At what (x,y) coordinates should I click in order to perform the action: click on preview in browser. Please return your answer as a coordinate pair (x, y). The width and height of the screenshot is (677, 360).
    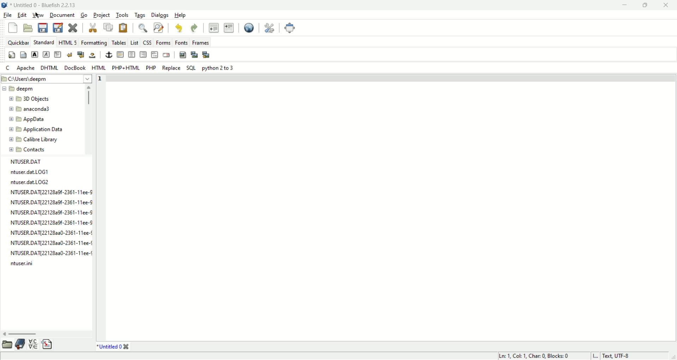
    Looking at the image, I should click on (250, 27).